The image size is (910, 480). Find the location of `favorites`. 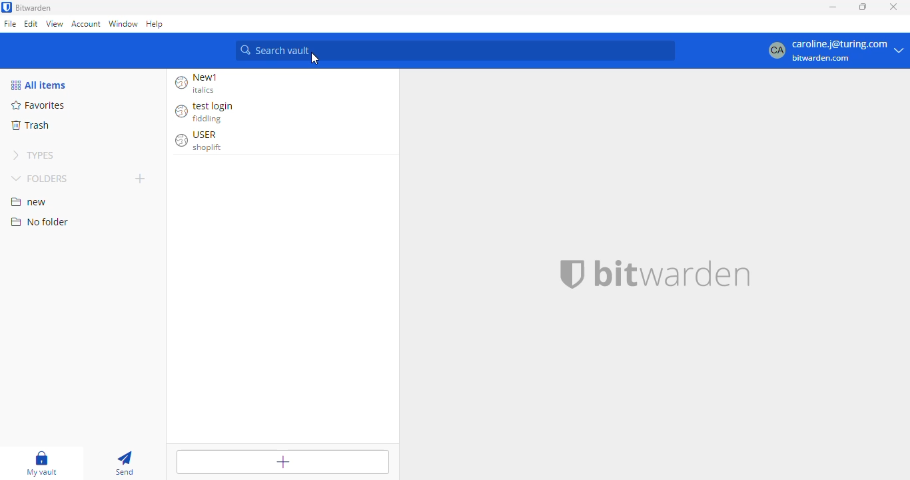

favorites is located at coordinates (39, 105).